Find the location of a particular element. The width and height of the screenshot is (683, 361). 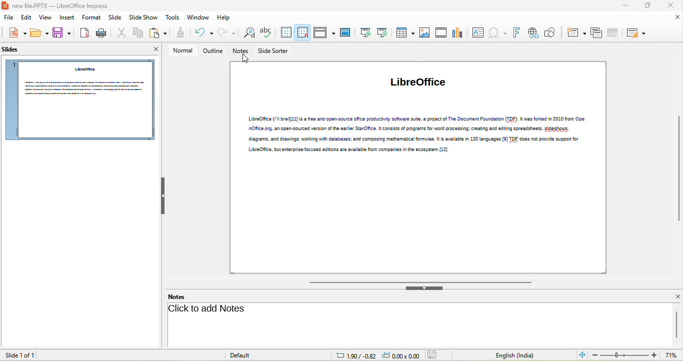

the document has not been modified since the last save is located at coordinates (434, 355).